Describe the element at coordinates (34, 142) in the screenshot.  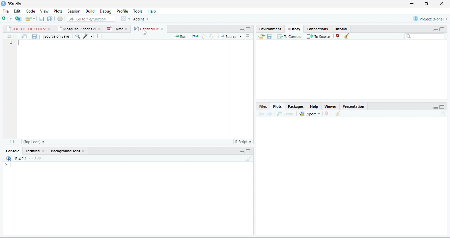
I see `Top Level` at that location.